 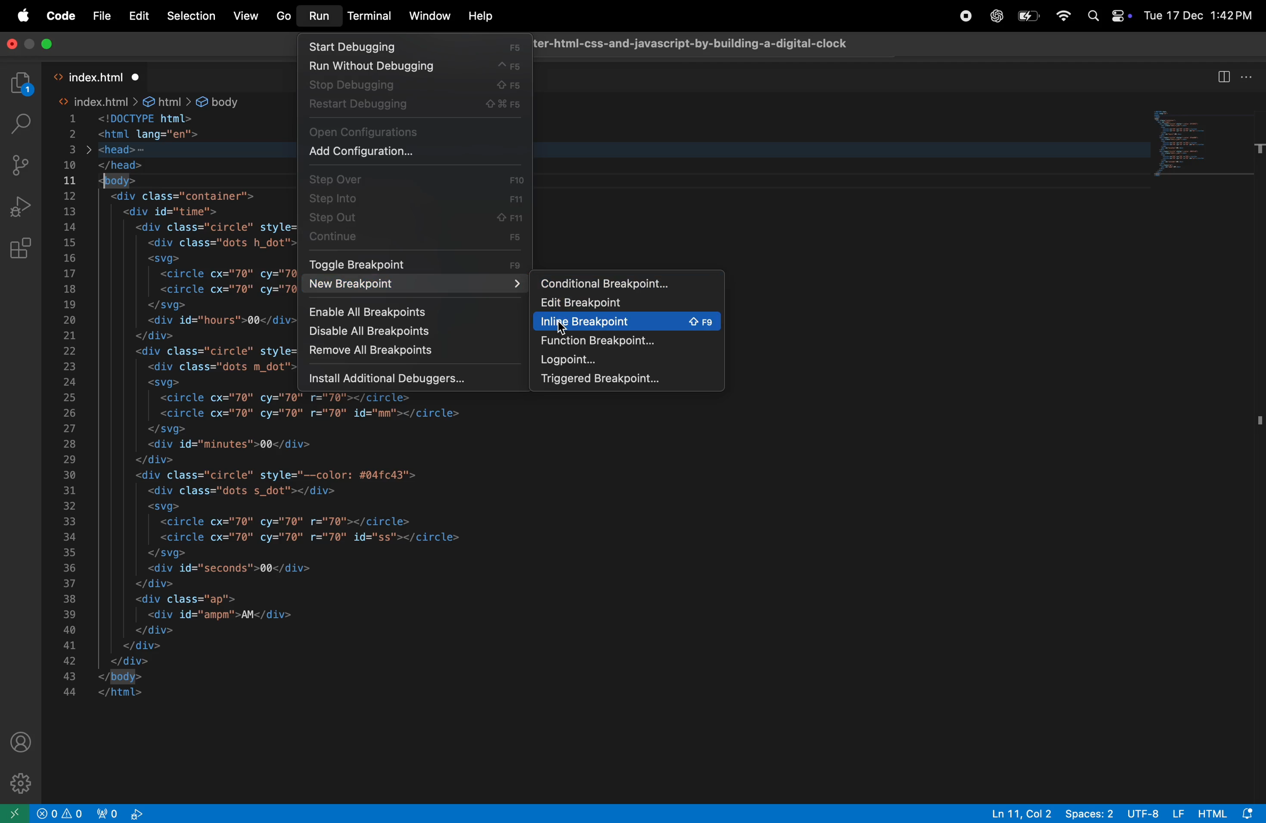 I want to click on run debug, so click(x=26, y=205).